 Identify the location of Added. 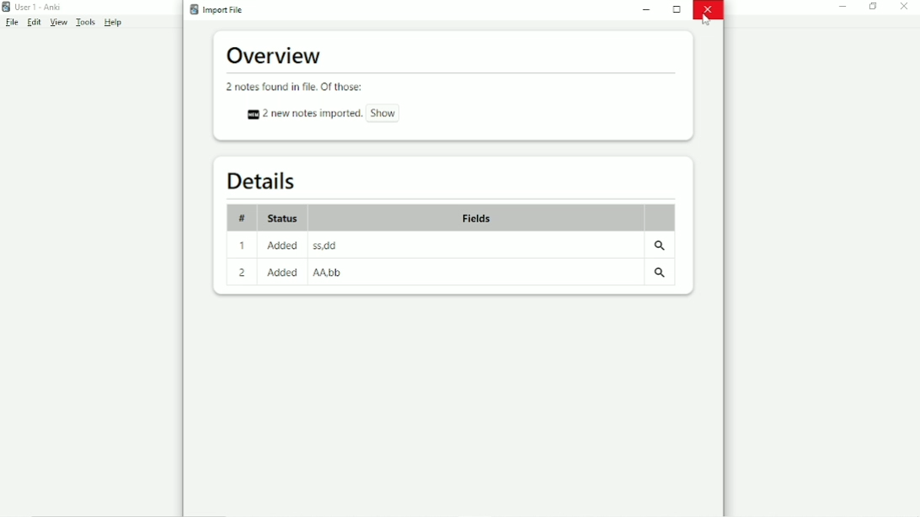
(281, 274).